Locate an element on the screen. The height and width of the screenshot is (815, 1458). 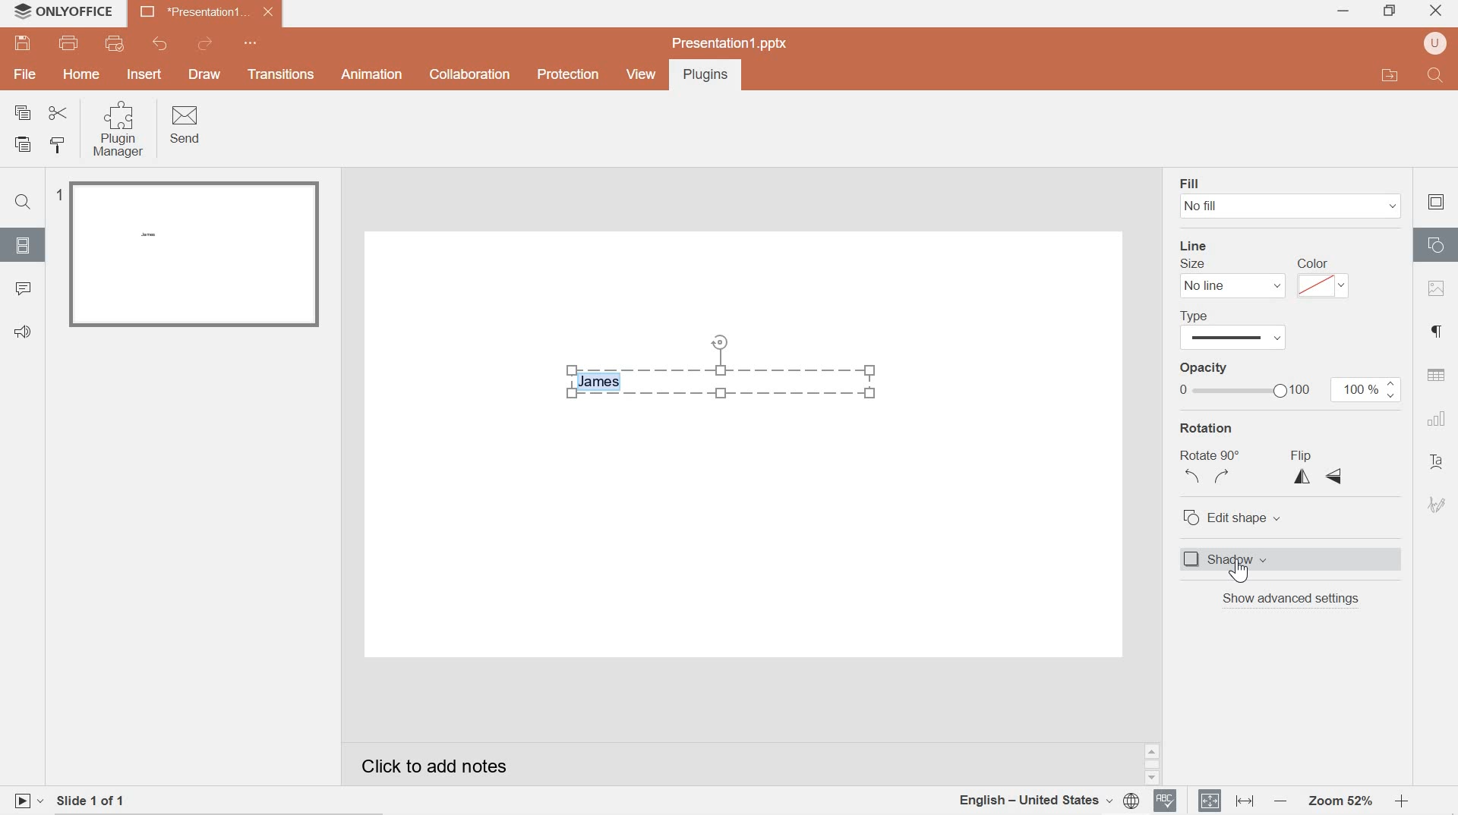
chart is located at coordinates (1436, 419).